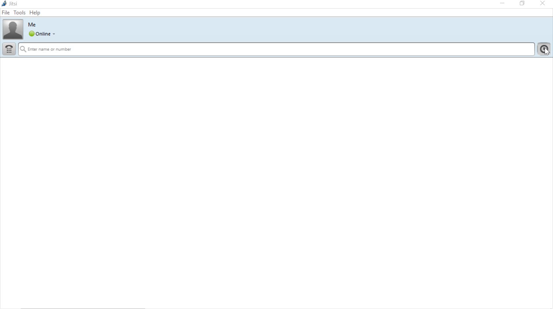 The width and height of the screenshot is (553, 309). I want to click on account image, so click(13, 29).